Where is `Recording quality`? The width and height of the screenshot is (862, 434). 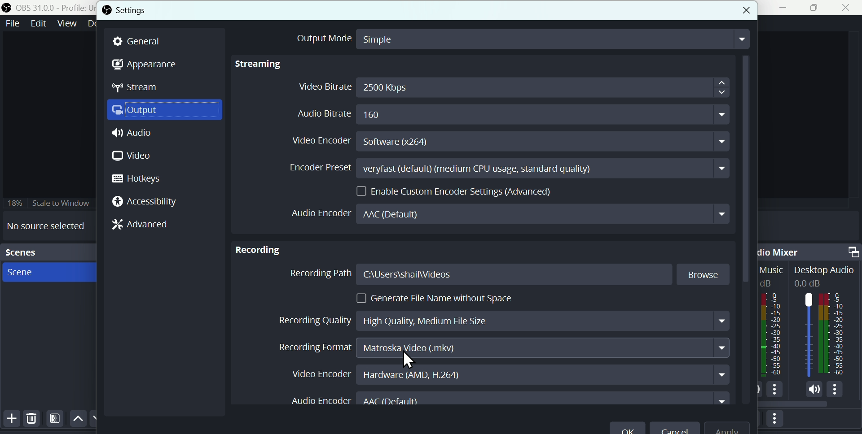
Recording quality is located at coordinates (500, 319).